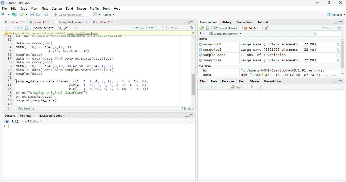 The height and width of the screenshot is (182, 346). Describe the element at coordinates (253, 87) in the screenshot. I see `delete file` at that location.